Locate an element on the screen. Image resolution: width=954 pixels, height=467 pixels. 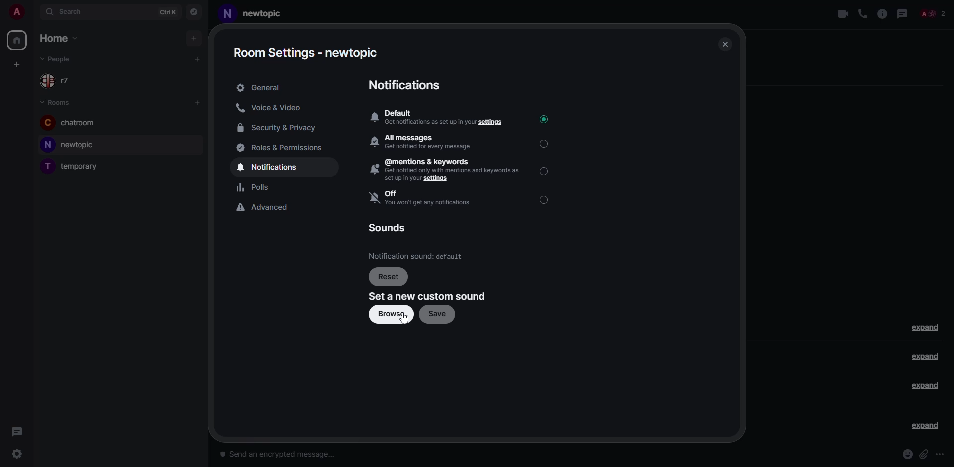
, @mentions & keywords
2 Get notified only with mentions snd keywords as
Setup i your settings is located at coordinates (443, 170).